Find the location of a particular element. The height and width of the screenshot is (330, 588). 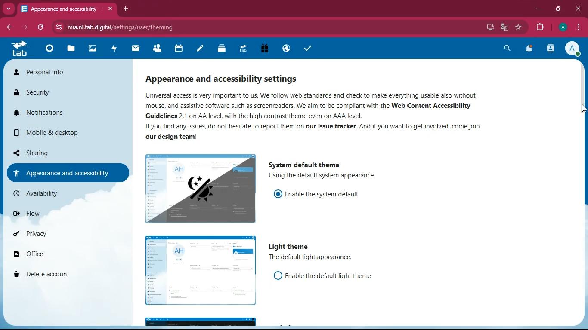

mail is located at coordinates (138, 49).